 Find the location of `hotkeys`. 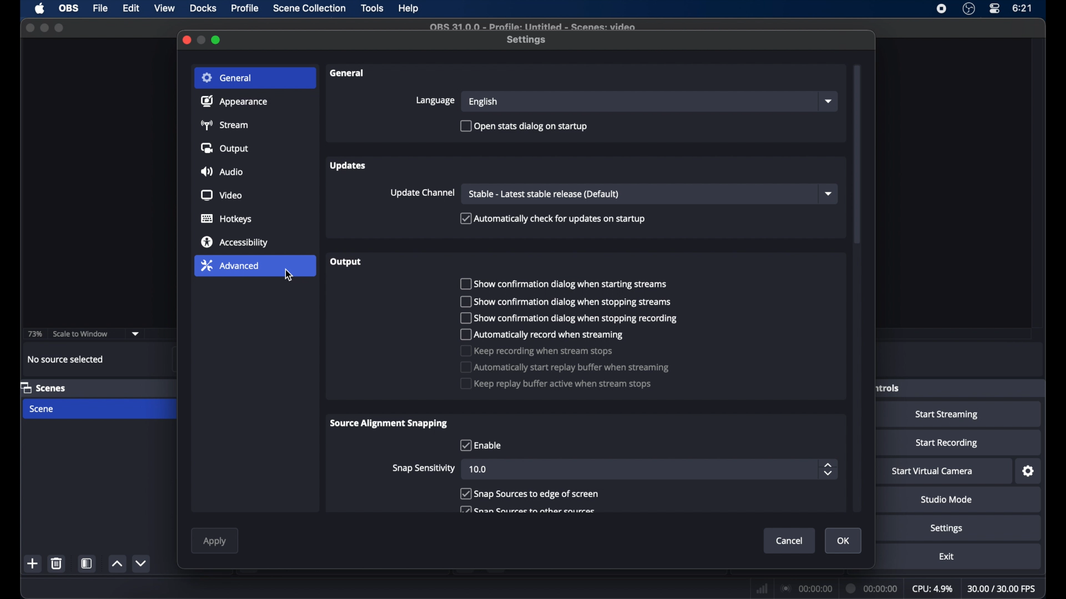

hotkeys is located at coordinates (227, 219).